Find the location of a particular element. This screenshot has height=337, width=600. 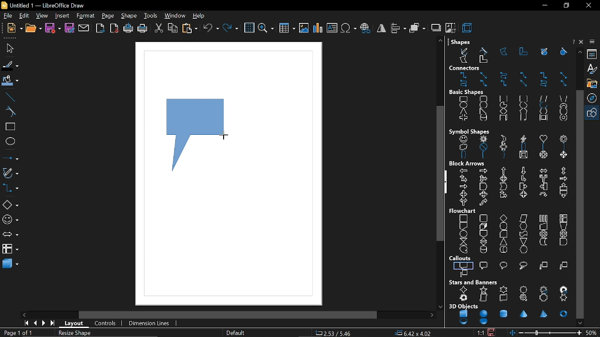

up arrow callout is located at coordinates (562, 187).